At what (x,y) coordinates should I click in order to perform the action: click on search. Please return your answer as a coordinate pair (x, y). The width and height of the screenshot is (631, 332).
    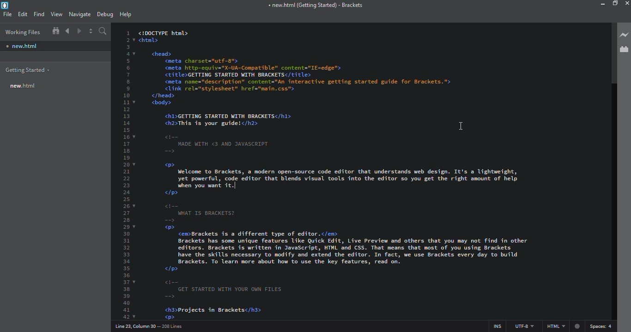
    Looking at the image, I should click on (103, 31).